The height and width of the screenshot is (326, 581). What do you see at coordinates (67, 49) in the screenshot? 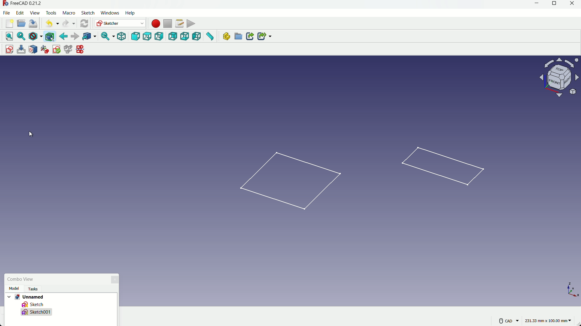
I see `merge sketches` at bounding box center [67, 49].